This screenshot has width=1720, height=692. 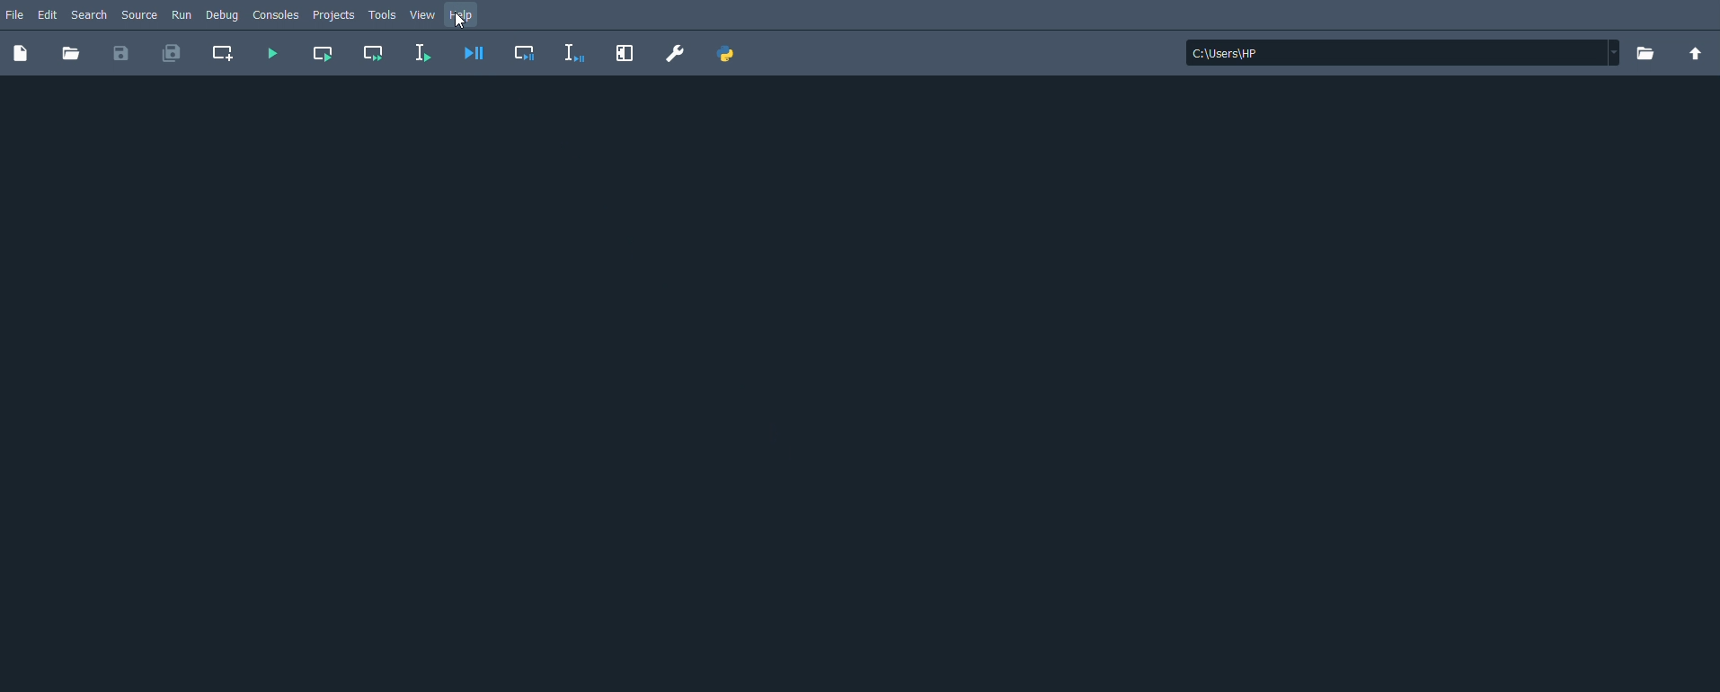 I want to click on Consoles, so click(x=277, y=14).